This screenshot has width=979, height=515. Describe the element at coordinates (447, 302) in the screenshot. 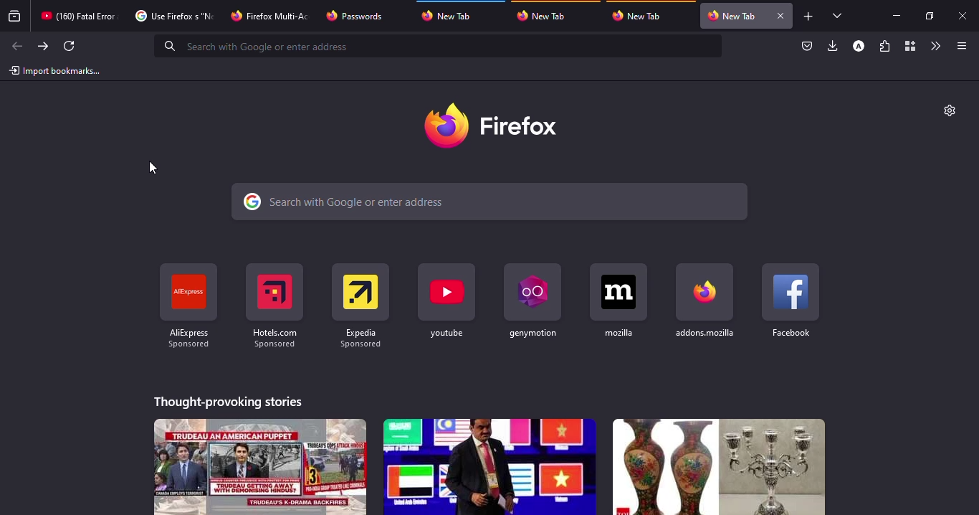

I see `shortcuts` at that location.